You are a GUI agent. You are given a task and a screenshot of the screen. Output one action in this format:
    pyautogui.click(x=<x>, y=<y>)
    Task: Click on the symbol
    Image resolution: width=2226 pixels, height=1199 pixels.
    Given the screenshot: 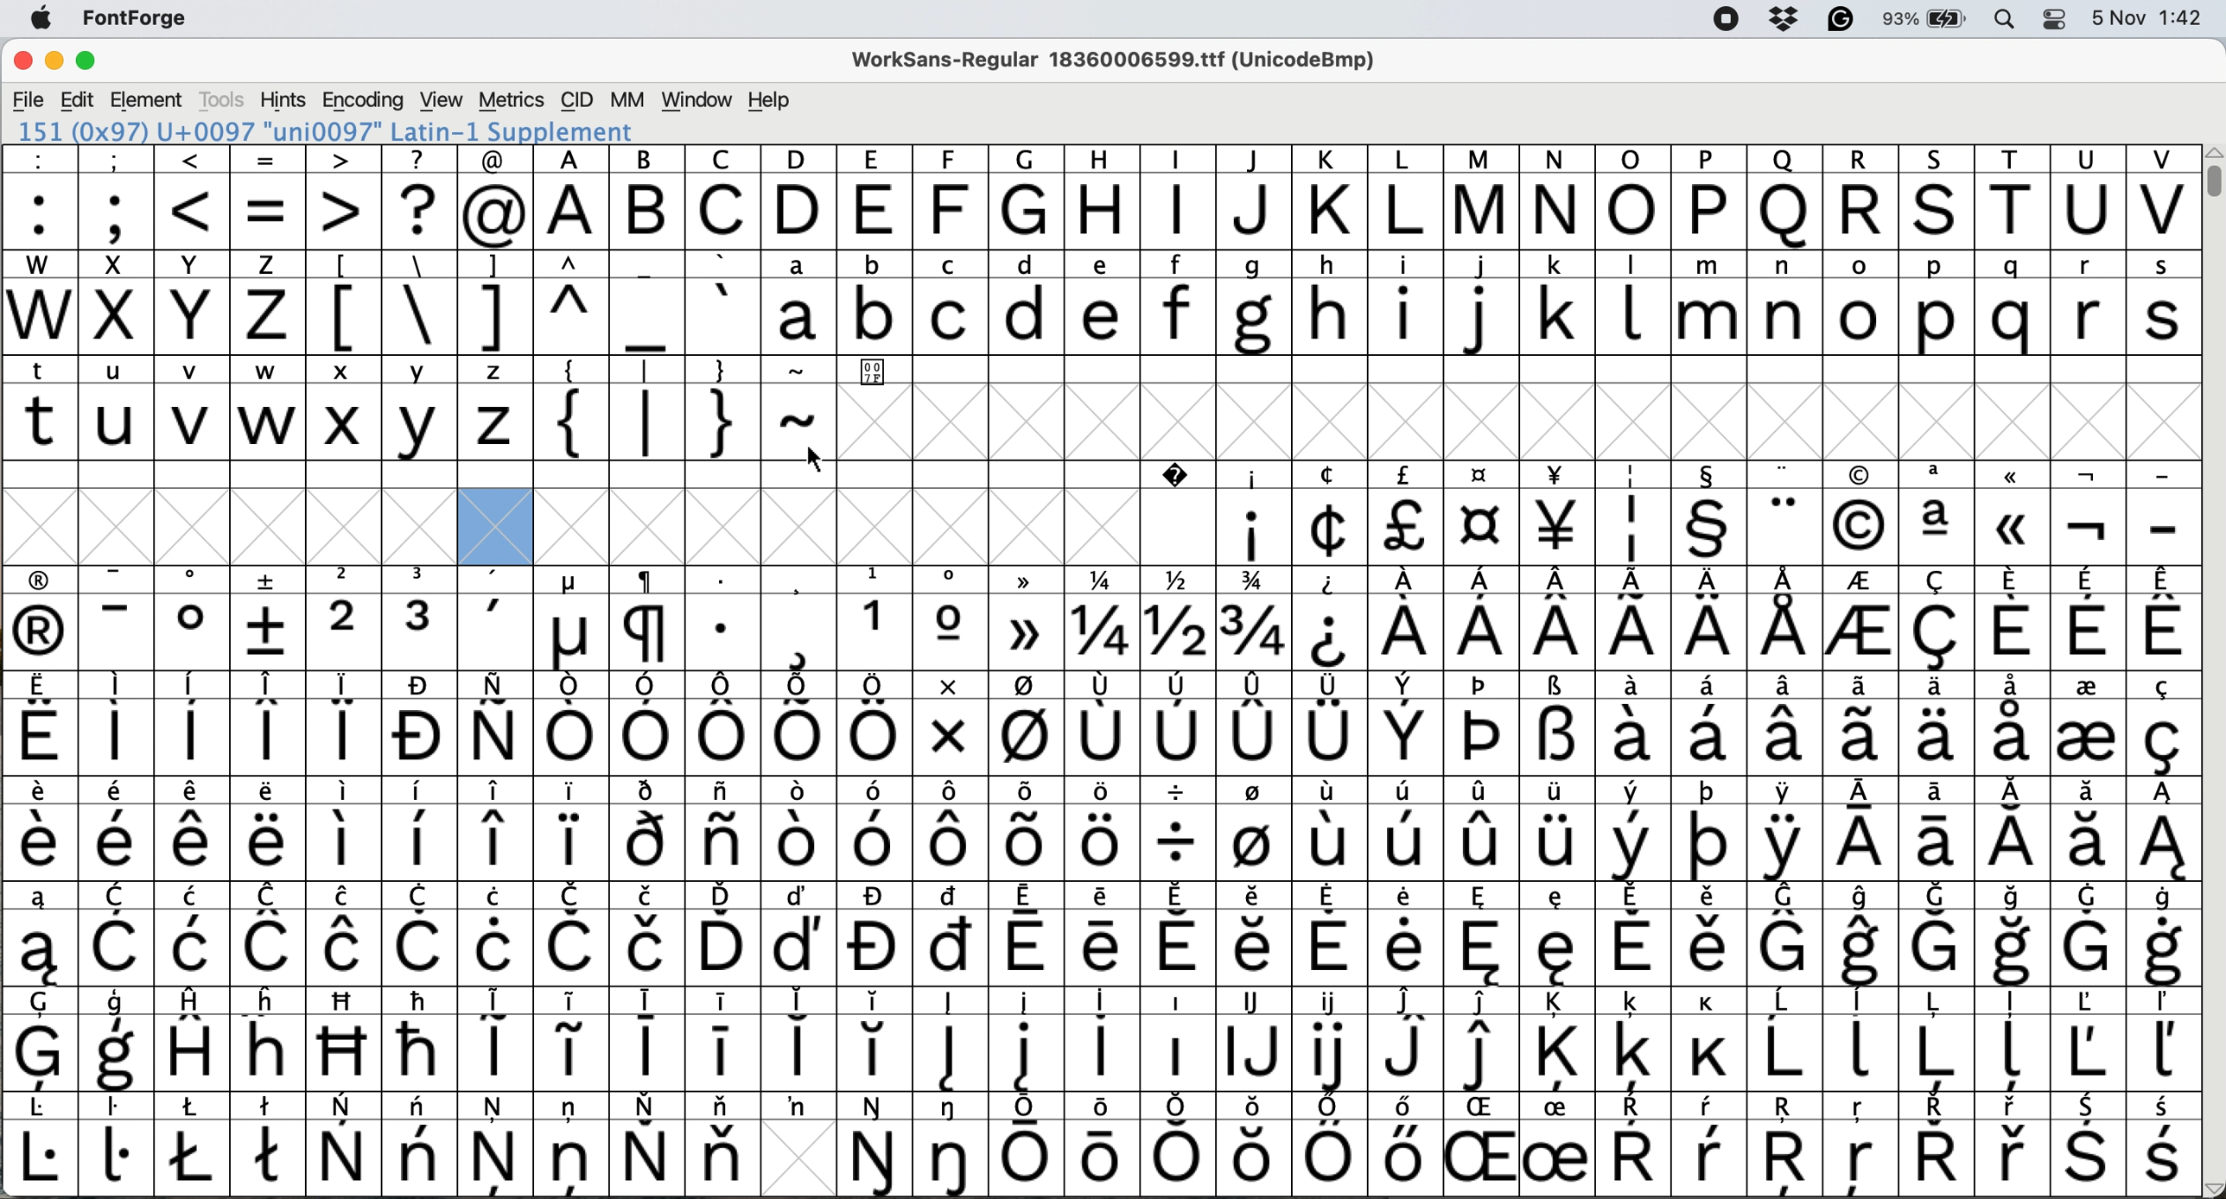 What is the action you would take?
    pyautogui.click(x=797, y=1038)
    